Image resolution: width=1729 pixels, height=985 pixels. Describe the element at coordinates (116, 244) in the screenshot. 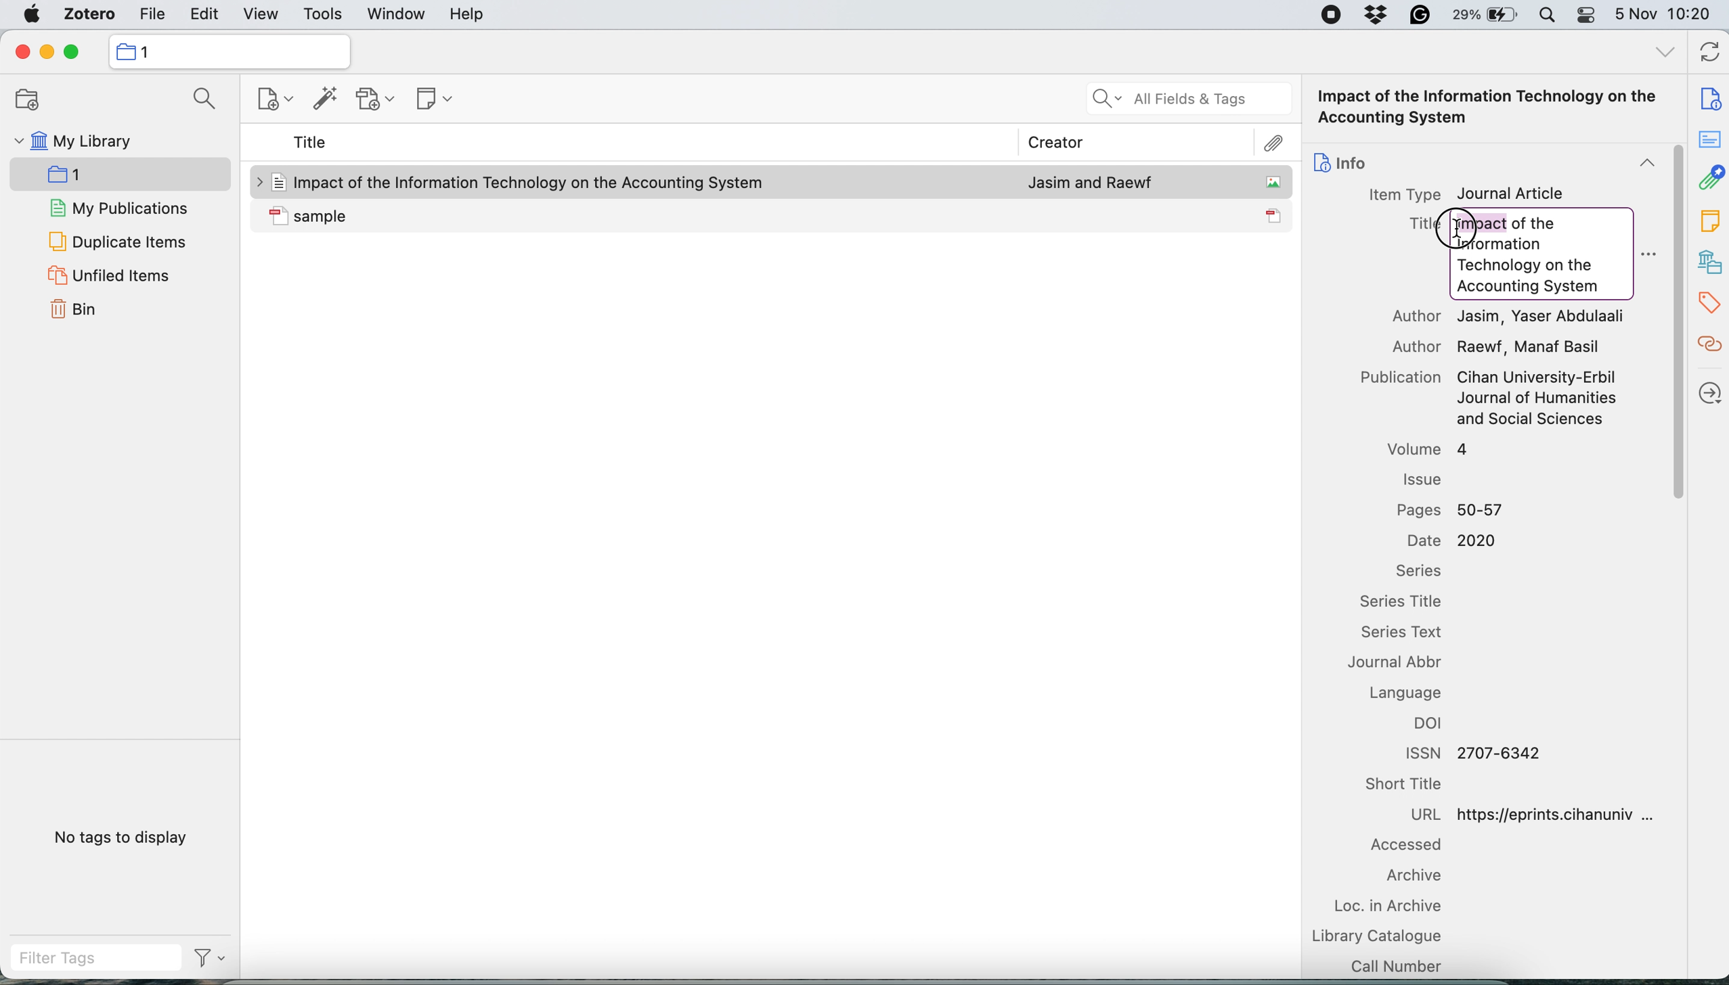

I see `duplicate items` at that location.